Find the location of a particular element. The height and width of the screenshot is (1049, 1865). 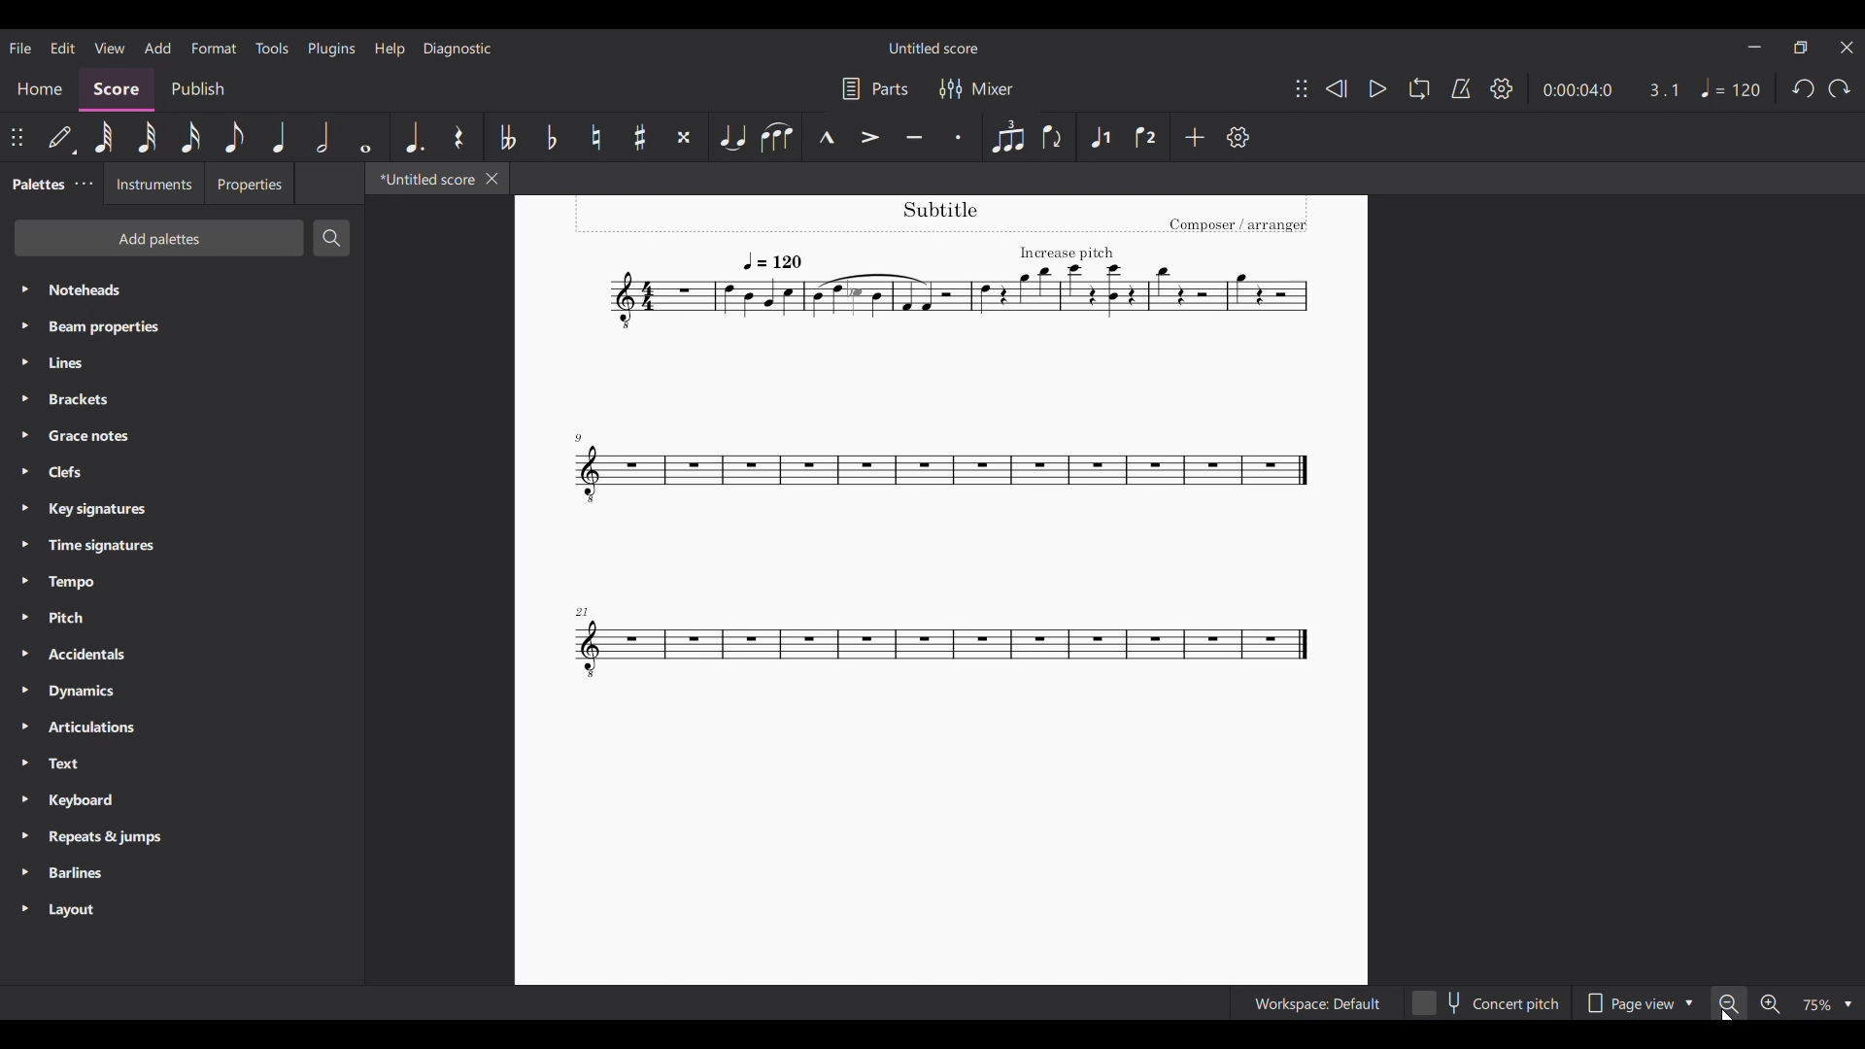

*Untitle score, current tab is located at coordinates (423, 178).